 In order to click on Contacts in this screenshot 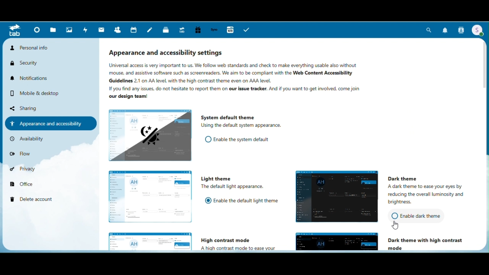, I will do `click(118, 30)`.